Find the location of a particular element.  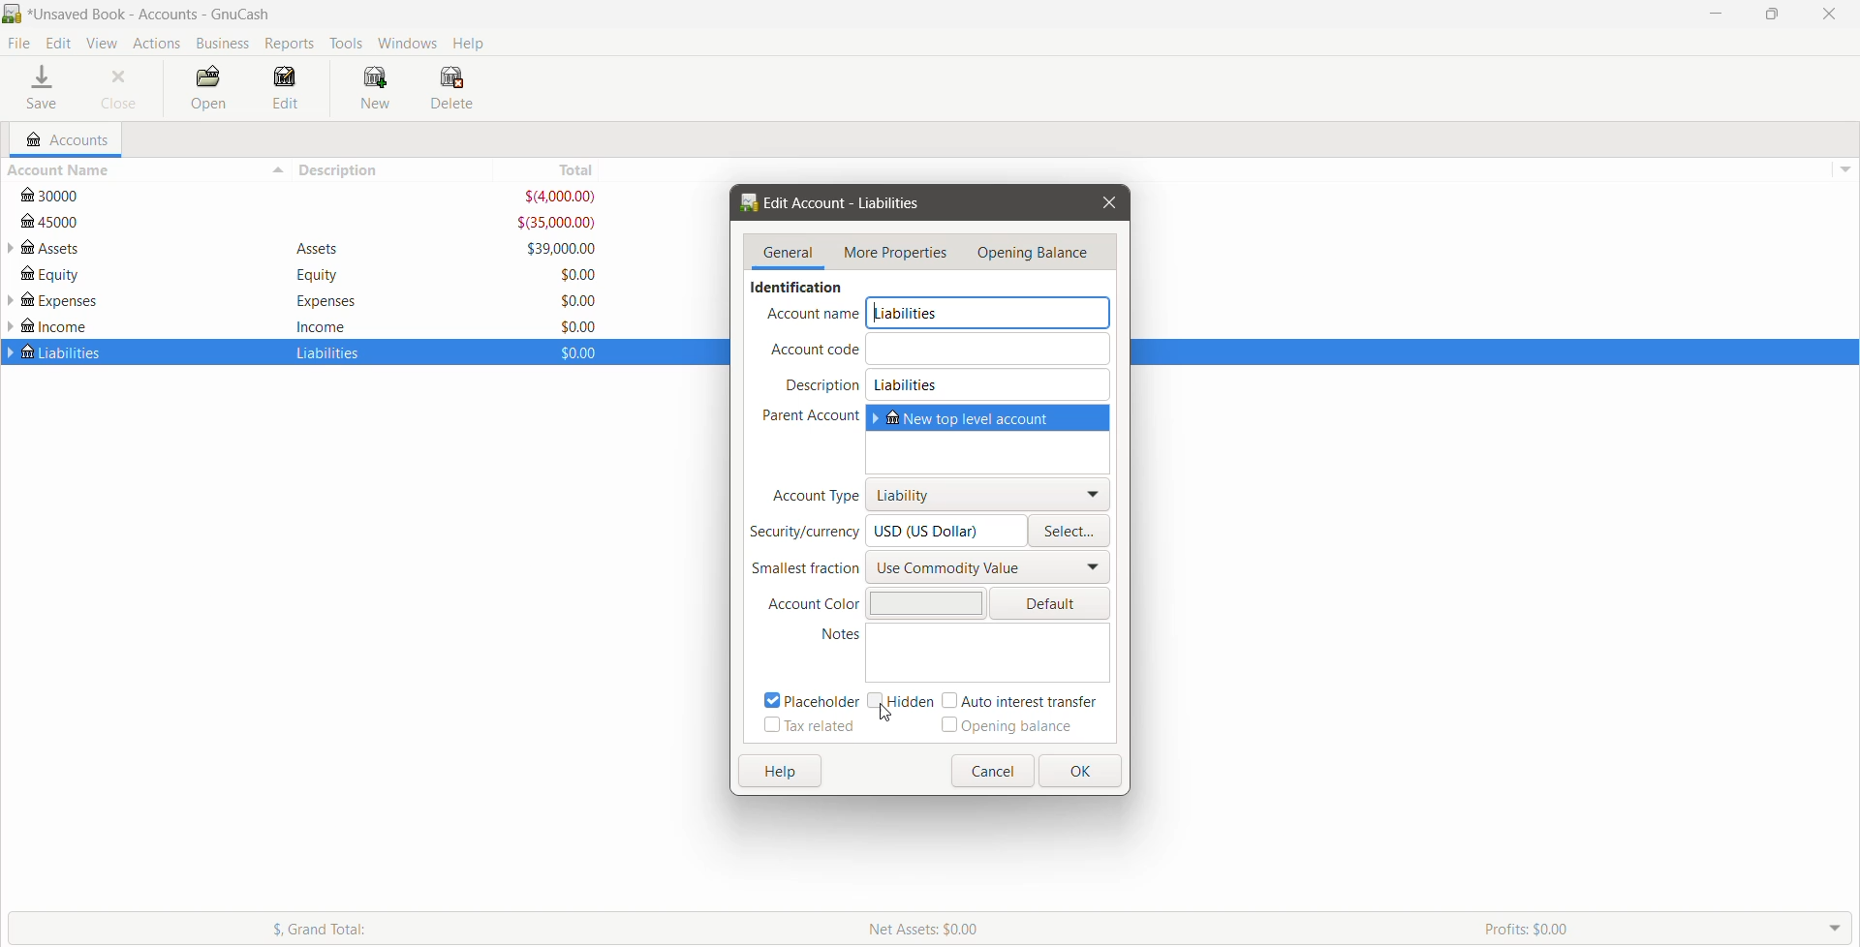

Edit is located at coordinates (287, 89).